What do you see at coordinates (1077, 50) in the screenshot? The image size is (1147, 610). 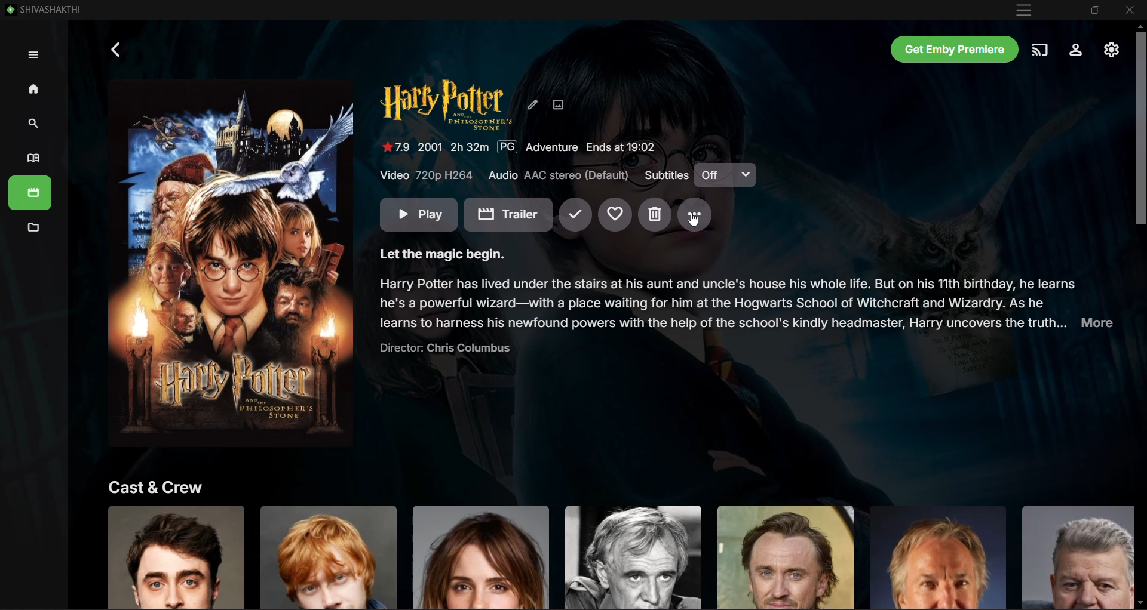 I see `Settings` at bounding box center [1077, 50].